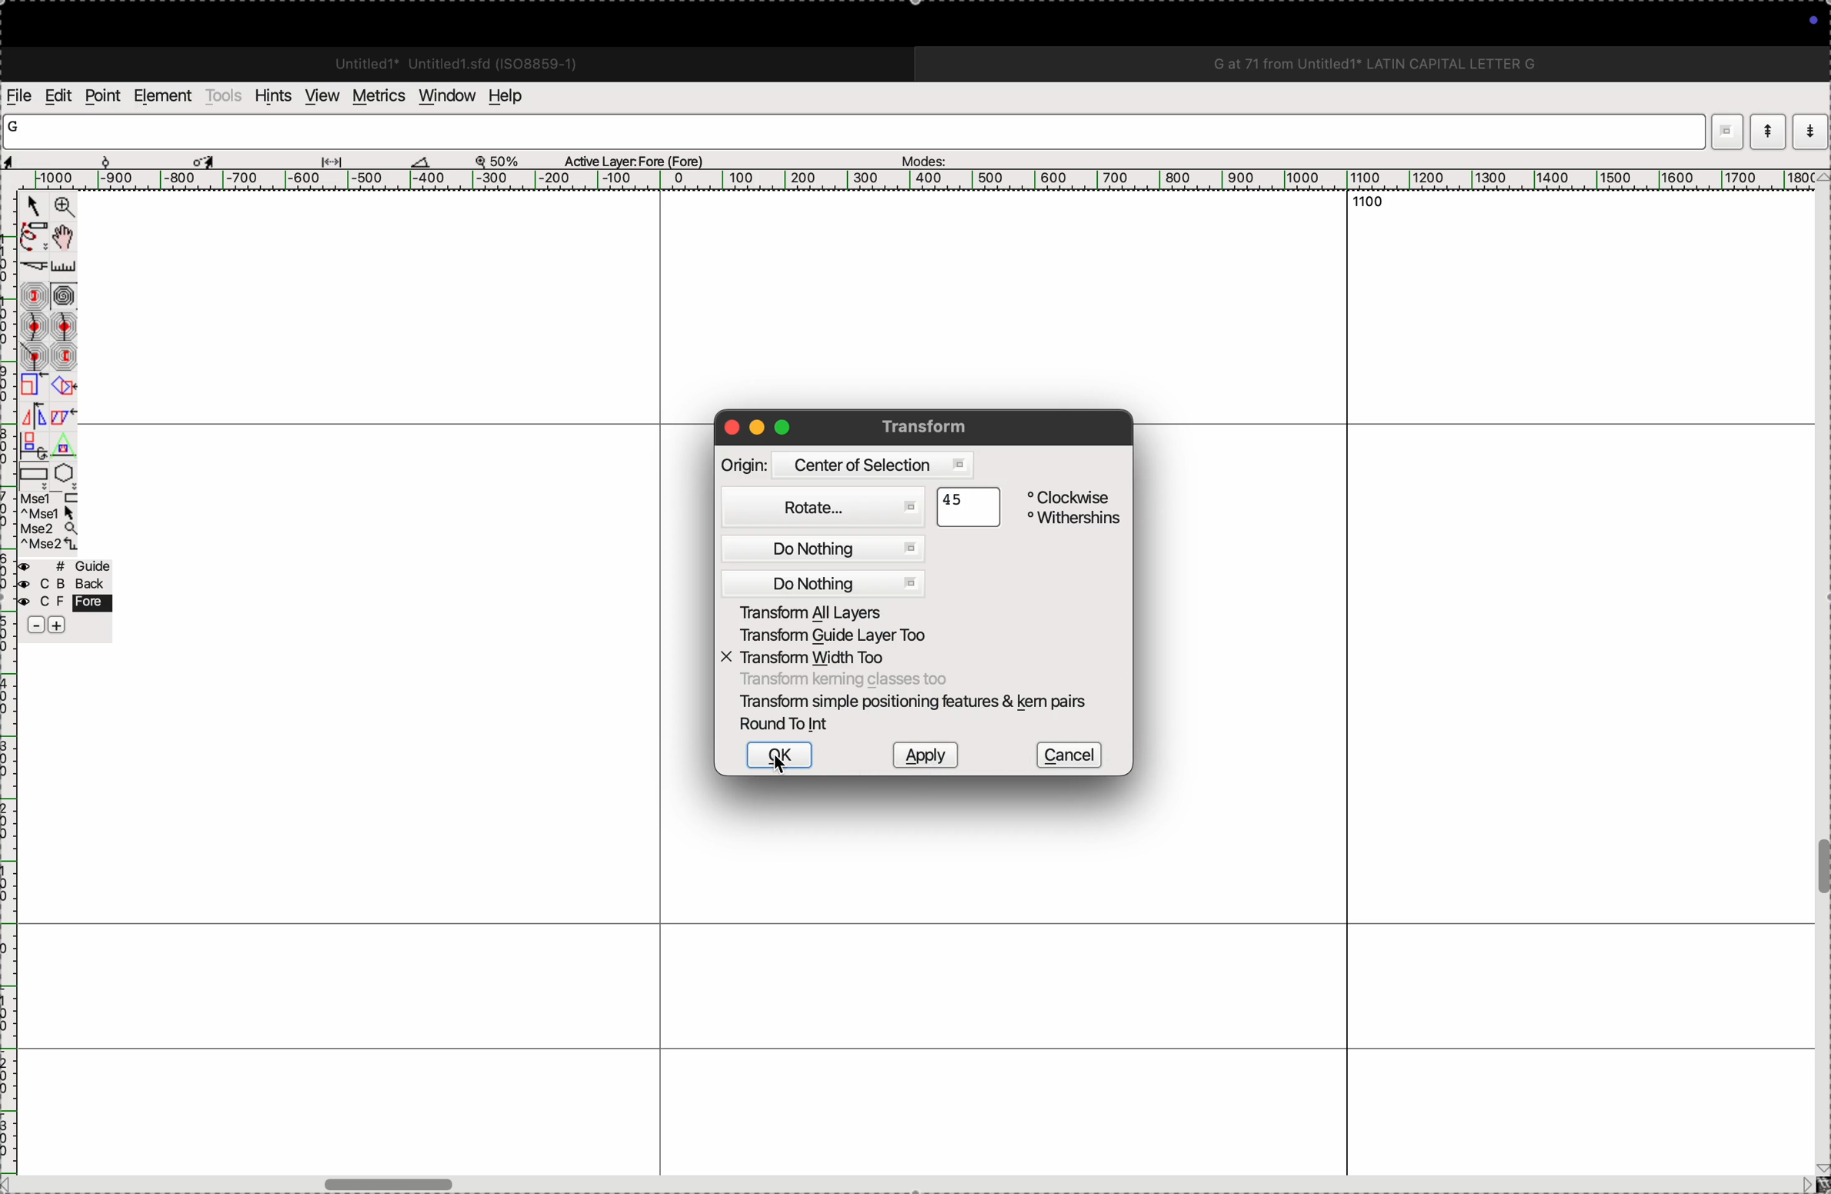 The image size is (1831, 1194). What do you see at coordinates (1074, 755) in the screenshot?
I see `cancel` at bounding box center [1074, 755].